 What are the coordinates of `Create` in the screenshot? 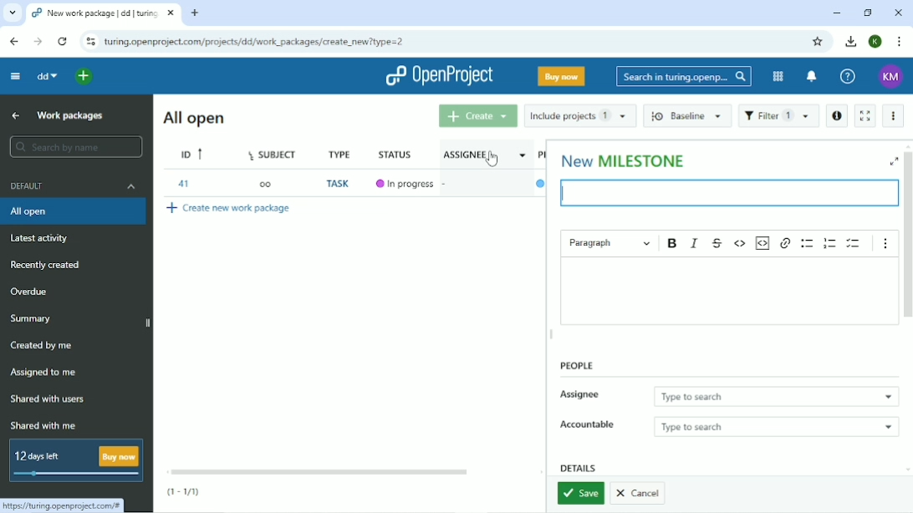 It's located at (477, 116).